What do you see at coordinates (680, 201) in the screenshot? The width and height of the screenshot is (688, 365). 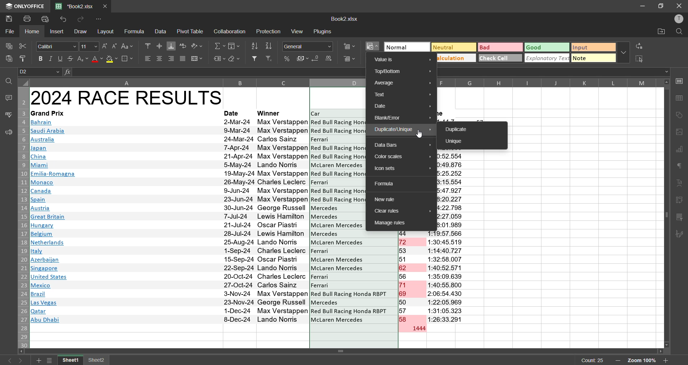 I see `pivot table` at bounding box center [680, 201].